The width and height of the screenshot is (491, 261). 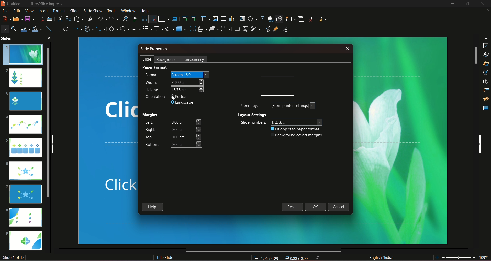 I want to click on master slide, so click(x=175, y=19).